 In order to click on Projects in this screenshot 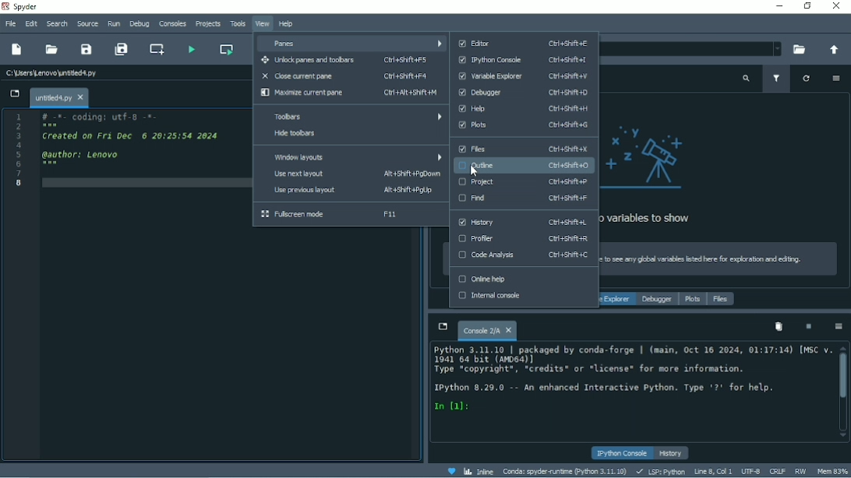, I will do `click(208, 24)`.